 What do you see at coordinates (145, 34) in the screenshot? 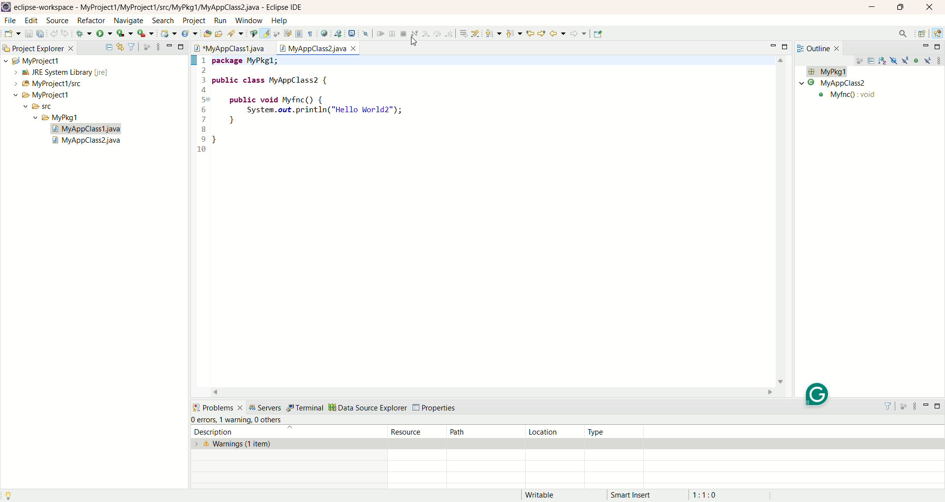
I see `run last tool` at bounding box center [145, 34].